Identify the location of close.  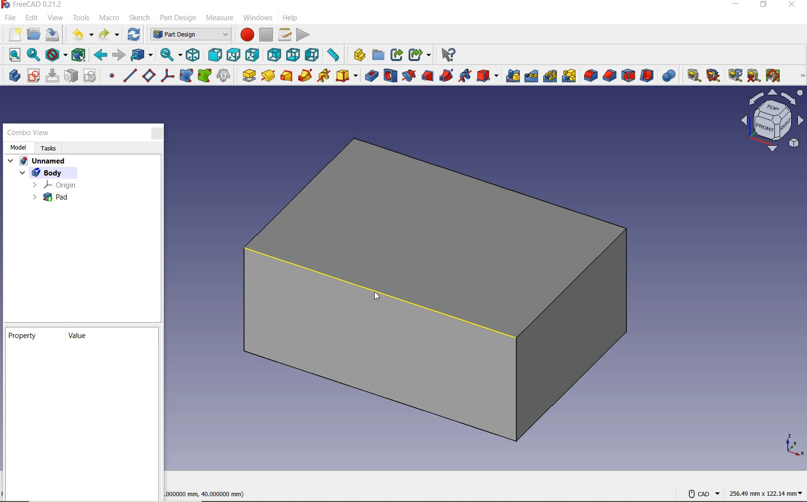
(152, 133).